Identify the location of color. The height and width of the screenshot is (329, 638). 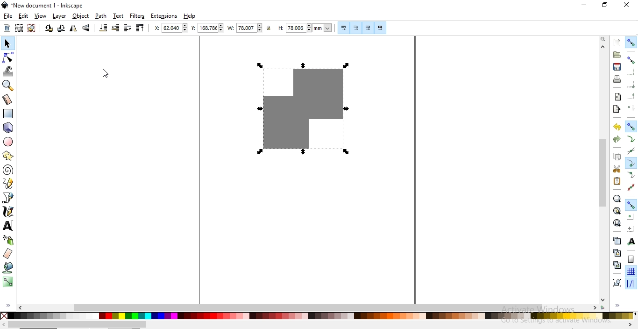
(317, 315).